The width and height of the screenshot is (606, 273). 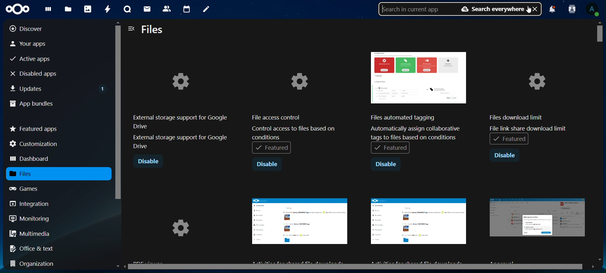 I want to click on files download limit file link share download limit, so click(x=528, y=99).